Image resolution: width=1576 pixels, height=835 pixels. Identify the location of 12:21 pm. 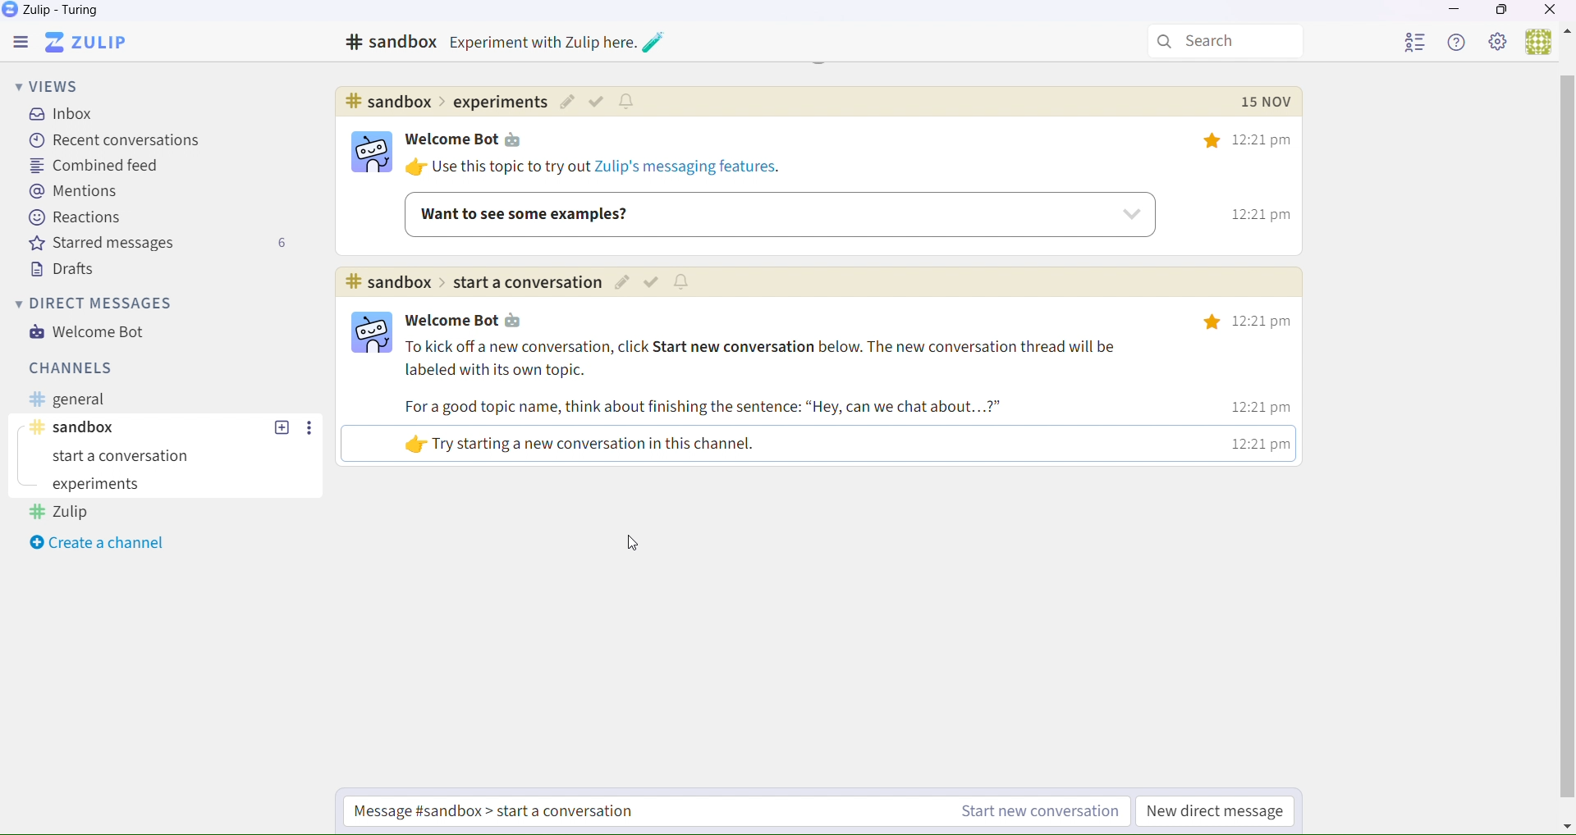
(1253, 443).